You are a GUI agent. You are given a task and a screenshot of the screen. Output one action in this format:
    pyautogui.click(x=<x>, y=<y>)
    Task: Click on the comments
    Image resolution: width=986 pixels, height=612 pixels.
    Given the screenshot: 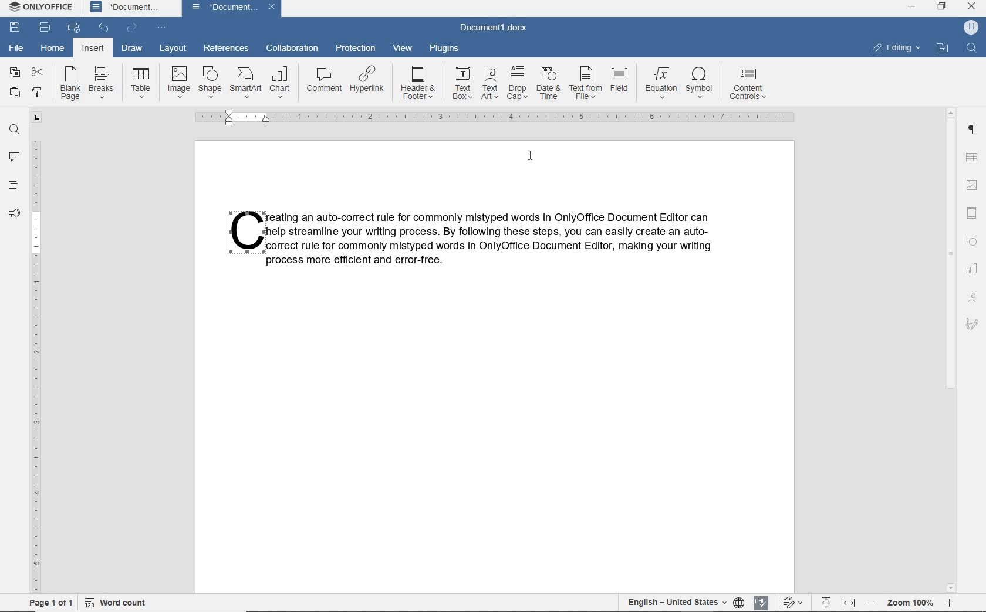 What is the action you would take?
    pyautogui.click(x=13, y=157)
    